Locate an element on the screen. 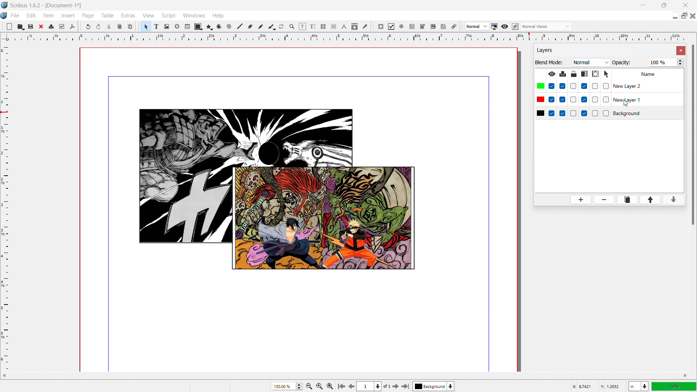  Blend Mode: is located at coordinates (549, 62).